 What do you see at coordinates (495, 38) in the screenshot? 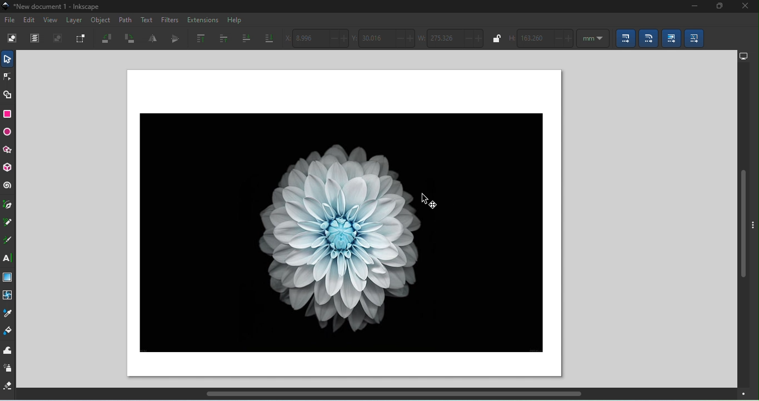
I see `When locked, change width and height by the same propotion` at bounding box center [495, 38].